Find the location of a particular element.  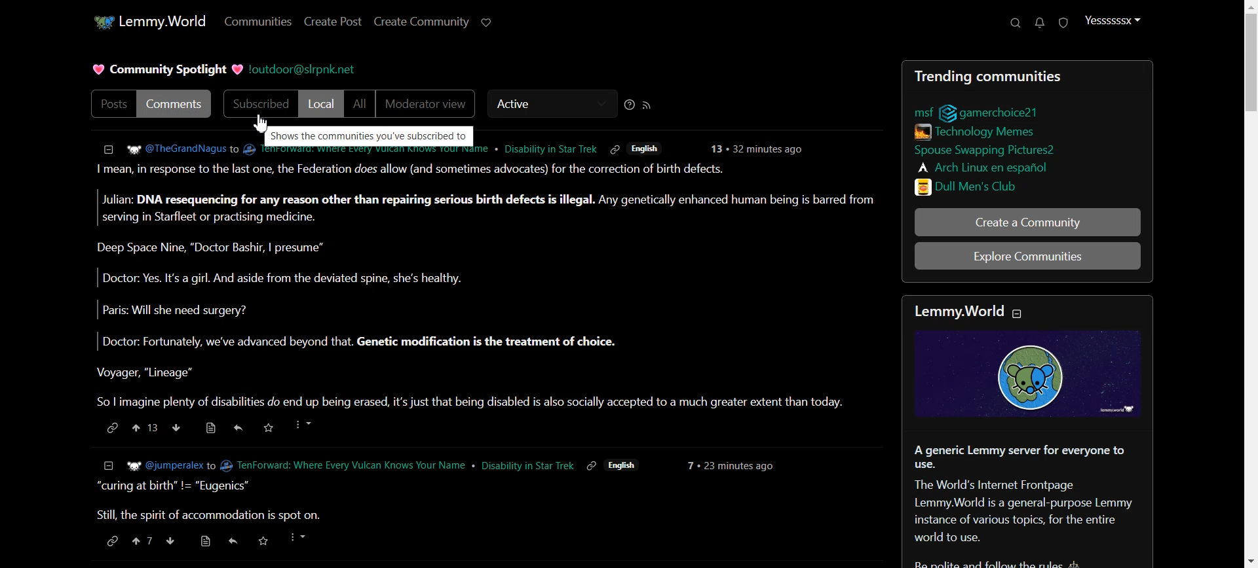

Create Post is located at coordinates (333, 21).